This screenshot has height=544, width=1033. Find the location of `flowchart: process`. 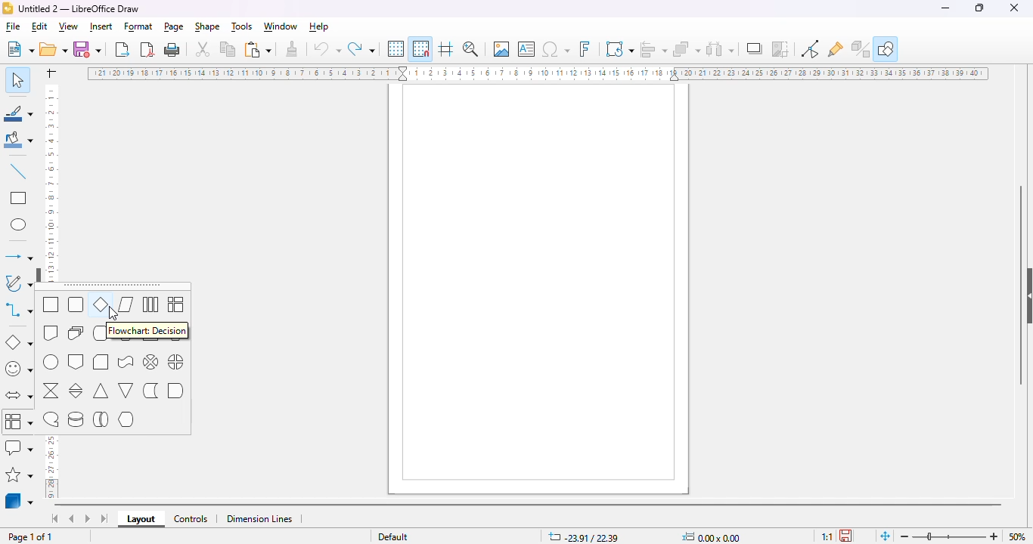

flowchart: process is located at coordinates (51, 305).